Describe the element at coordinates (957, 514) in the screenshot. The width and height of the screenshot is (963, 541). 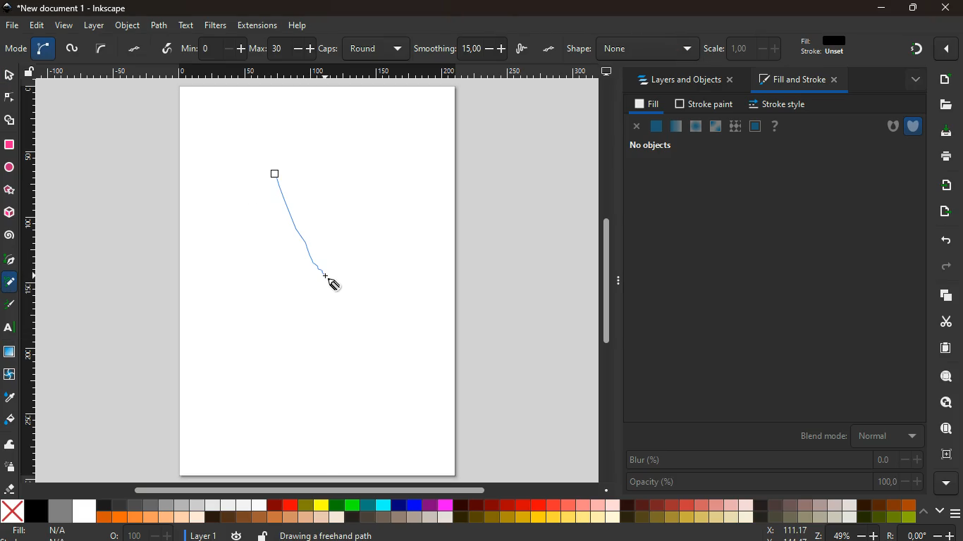
I see `menu` at that location.